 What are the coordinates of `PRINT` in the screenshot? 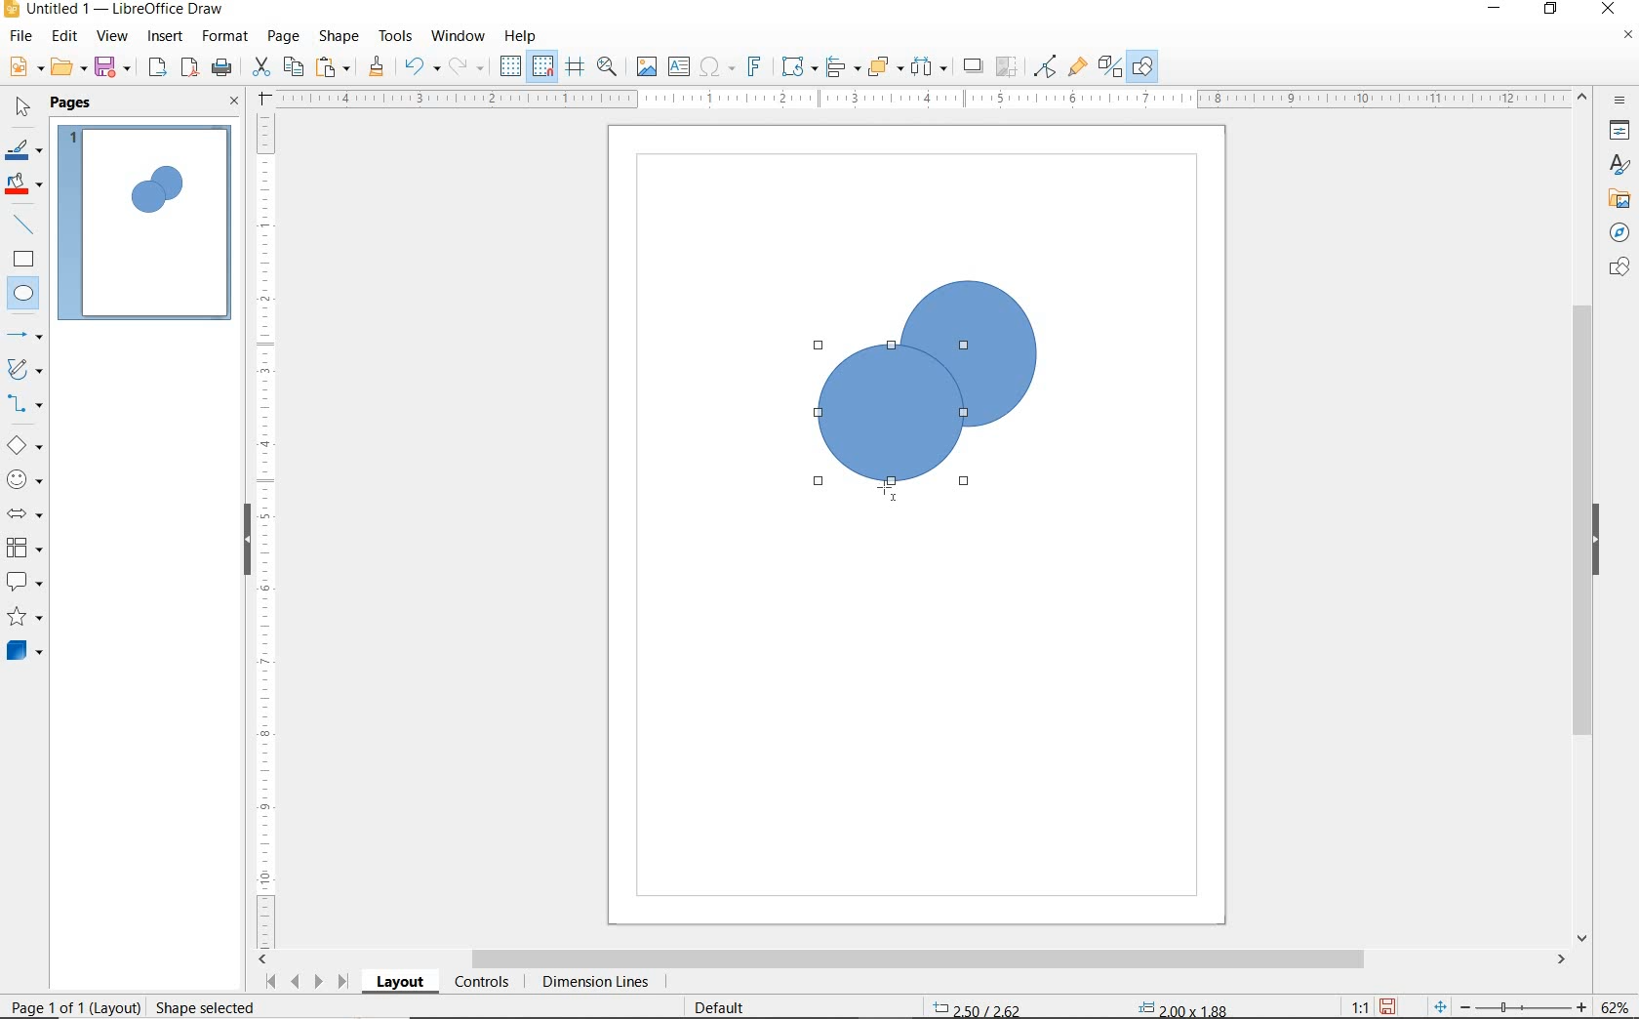 It's located at (222, 67).